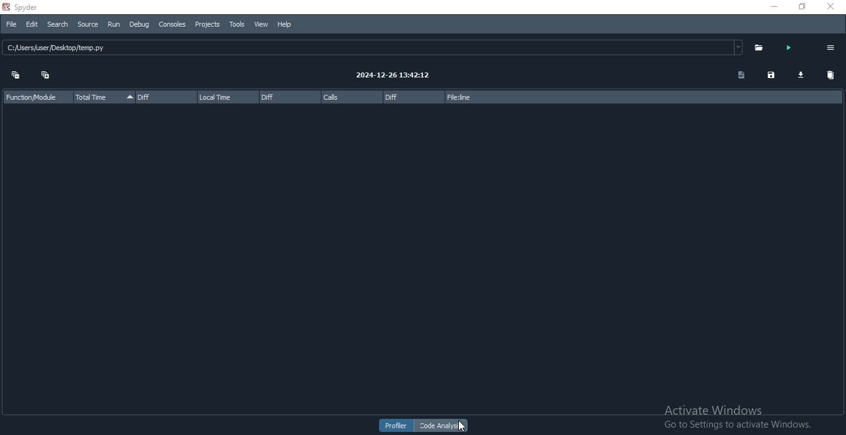 The width and height of the screenshot is (846, 435). Describe the element at coordinates (489, 95) in the screenshot. I see `file:ine` at that location.